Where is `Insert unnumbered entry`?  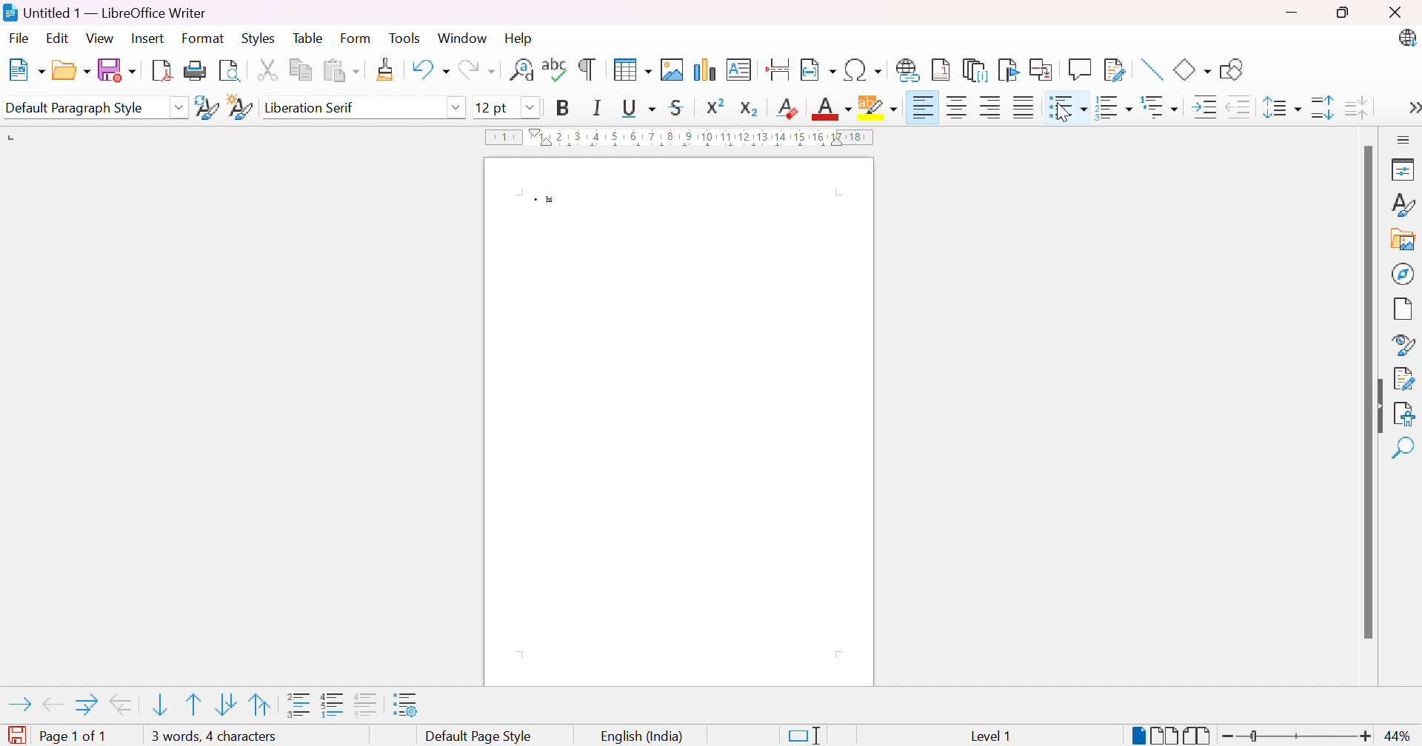
Insert unnumbered entry is located at coordinates (300, 706).